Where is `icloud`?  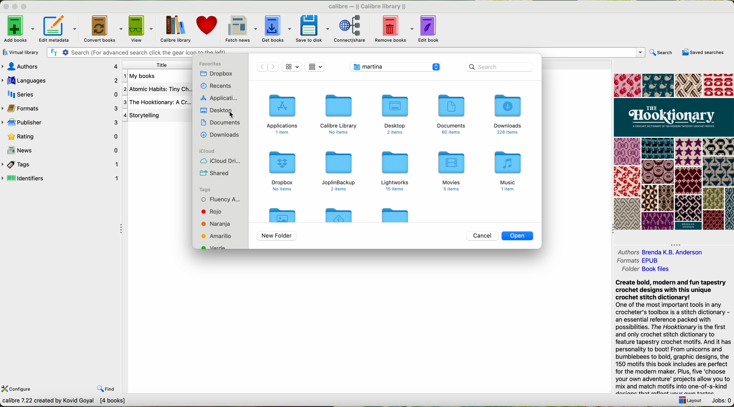
icloud is located at coordinates (206, 150).